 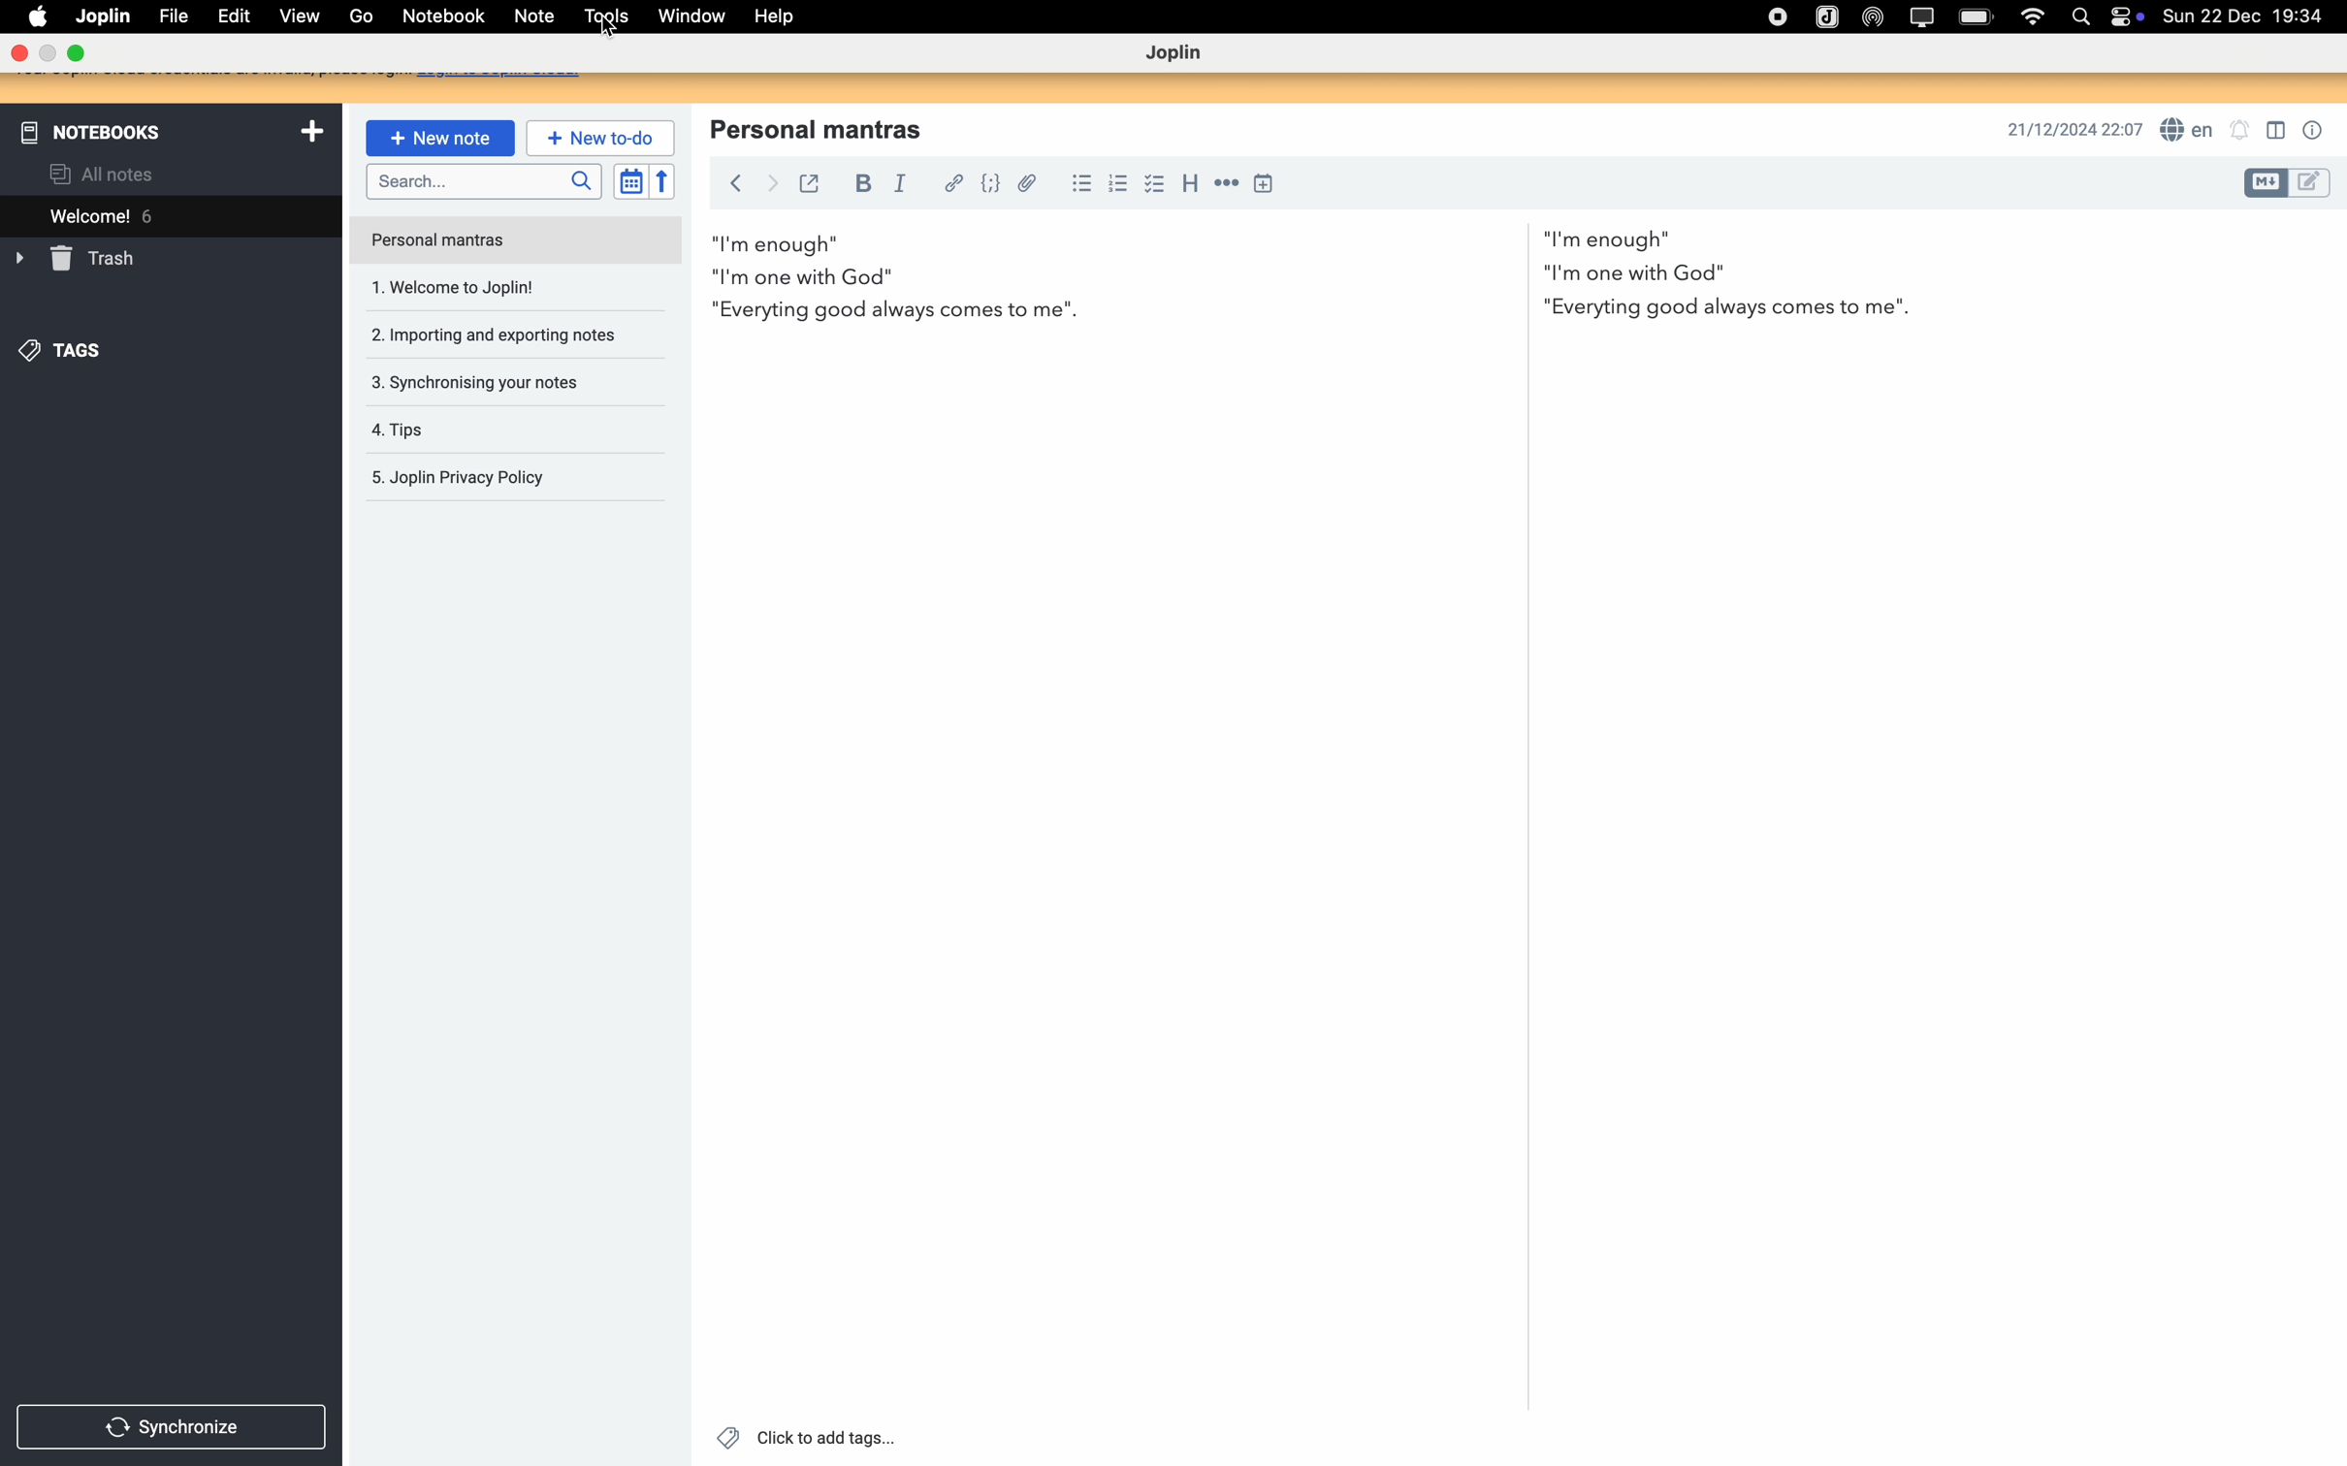 I want to click on Joplin, so click(x=1177, y=54).